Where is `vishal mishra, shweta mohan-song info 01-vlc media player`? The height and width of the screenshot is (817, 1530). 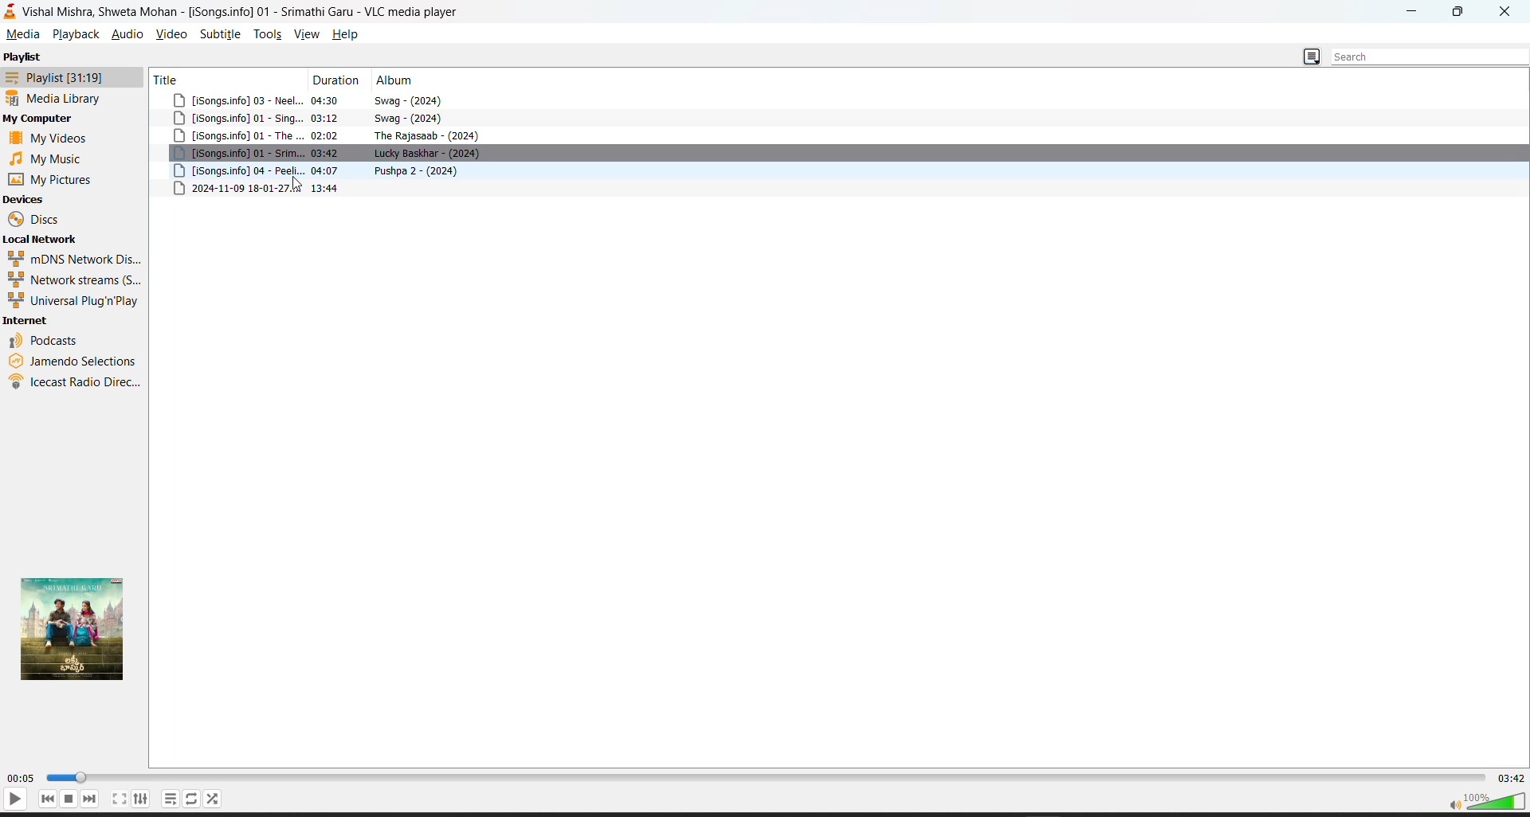 vishal mishra, shweta mohan-song info 01-vlc media player is located at coordinates (246, 10).